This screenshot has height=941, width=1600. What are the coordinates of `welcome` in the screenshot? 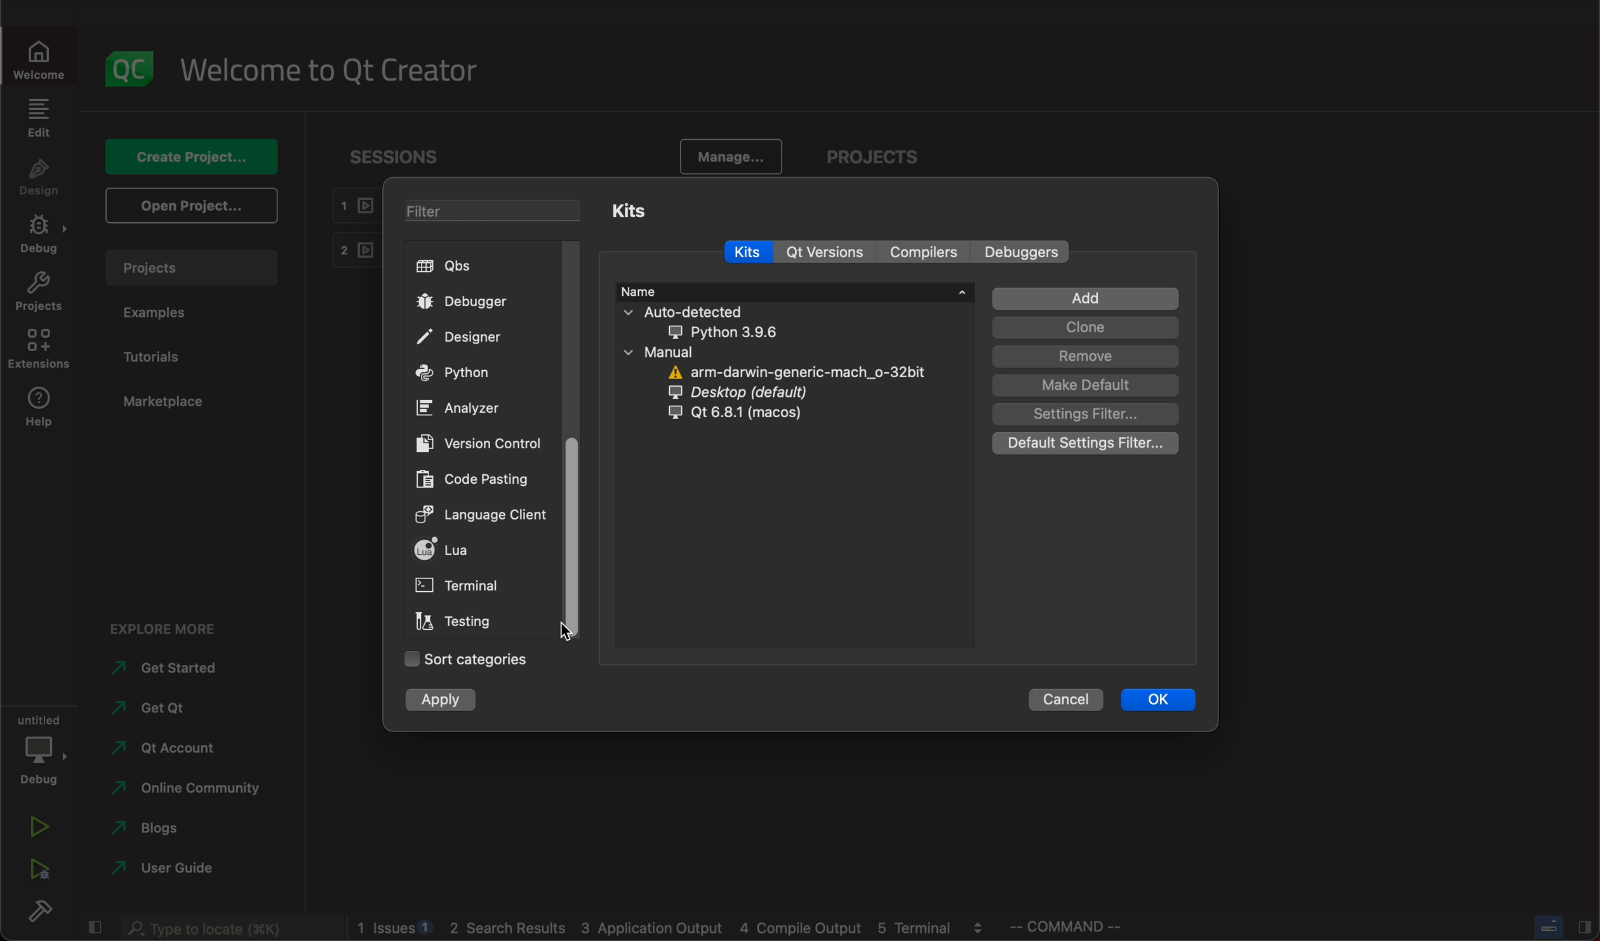 It's located at (39, 57).